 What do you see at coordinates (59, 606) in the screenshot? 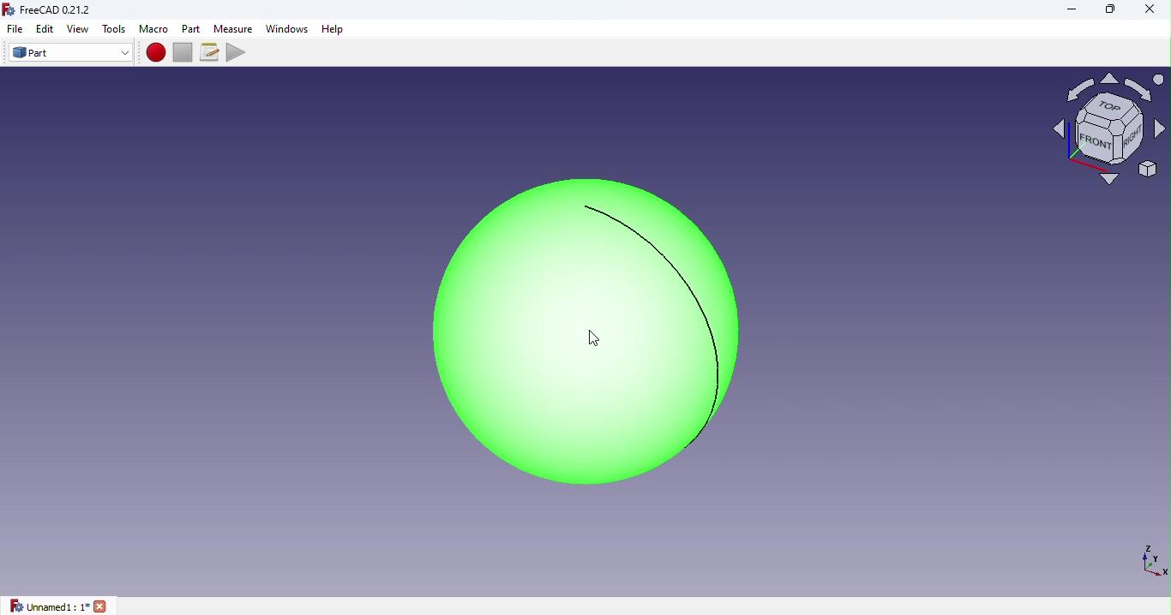
I see `Unnamed: 1*` at bounding box center [59, 606].